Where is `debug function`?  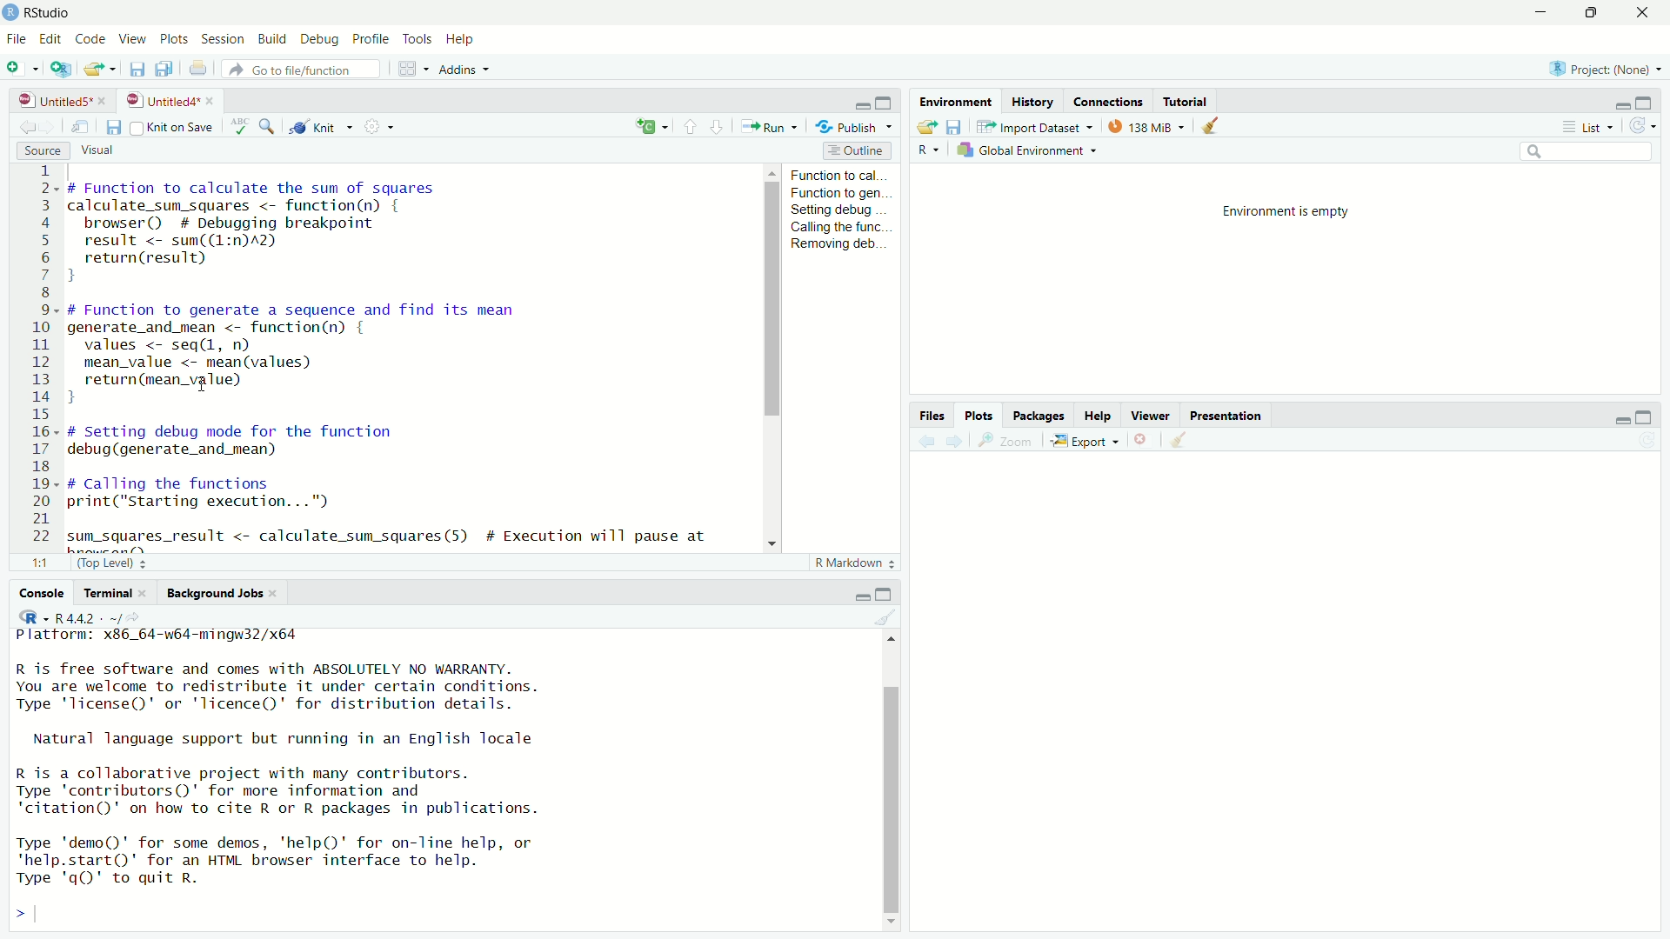 debug function is located at coordinates (260, 443).